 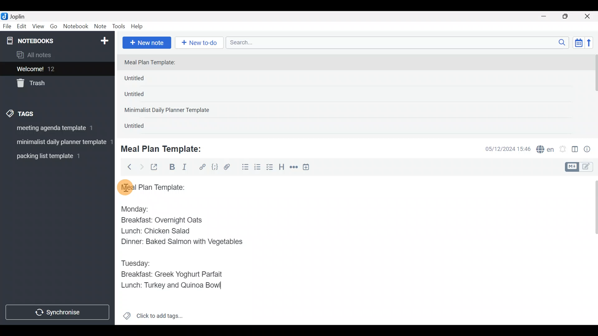 What do you see at coordinates (503, 149) in the screenshot?
I see `Date & time` at bounding box center [503, 149].